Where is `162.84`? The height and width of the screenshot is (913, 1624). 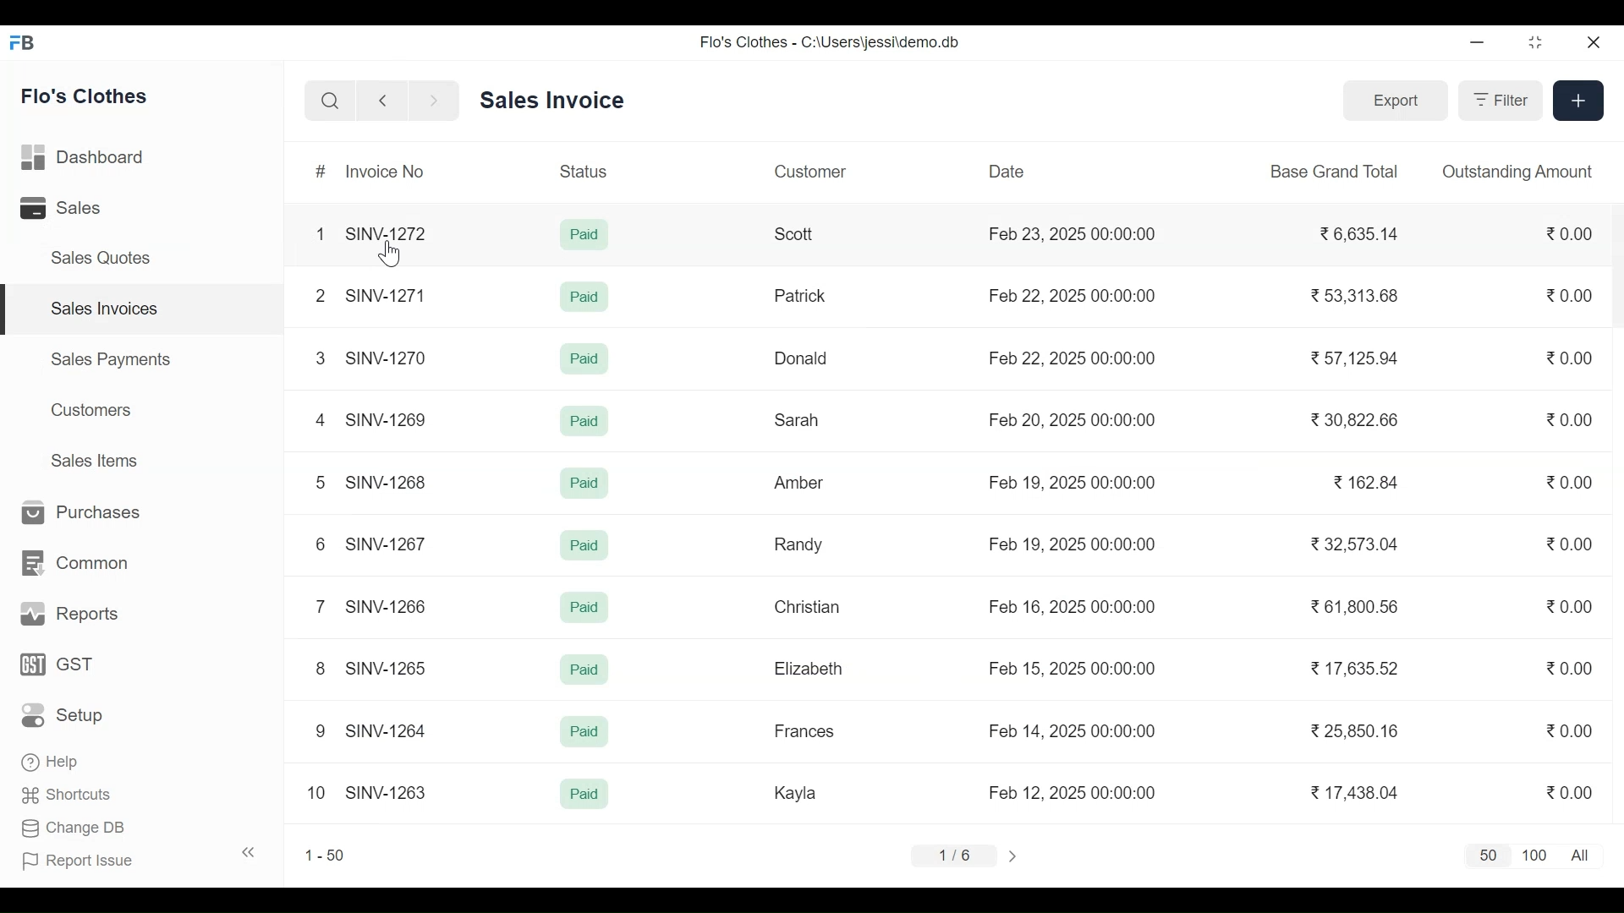 162.84 is located at coordinates (1368, 483).